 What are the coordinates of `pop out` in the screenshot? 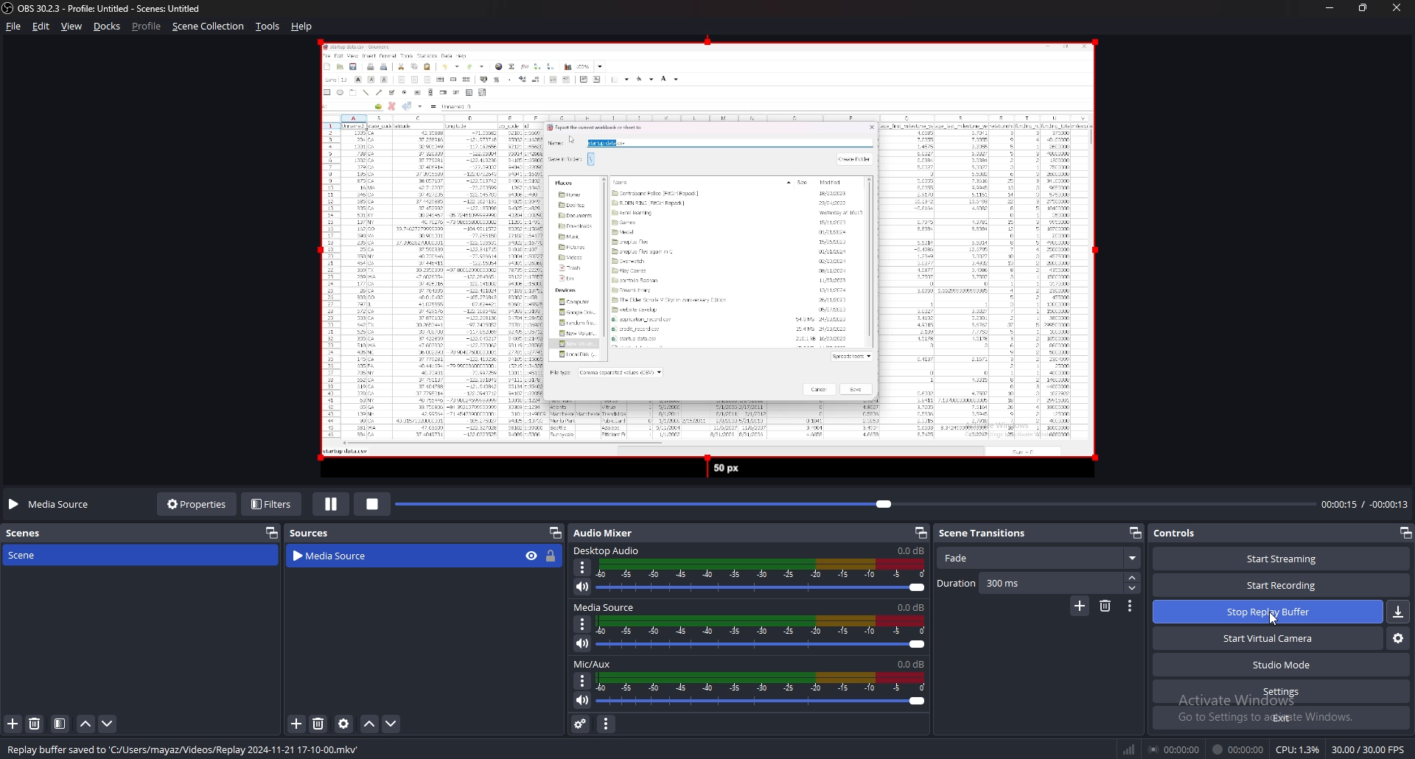 It's located at (1136, 532).